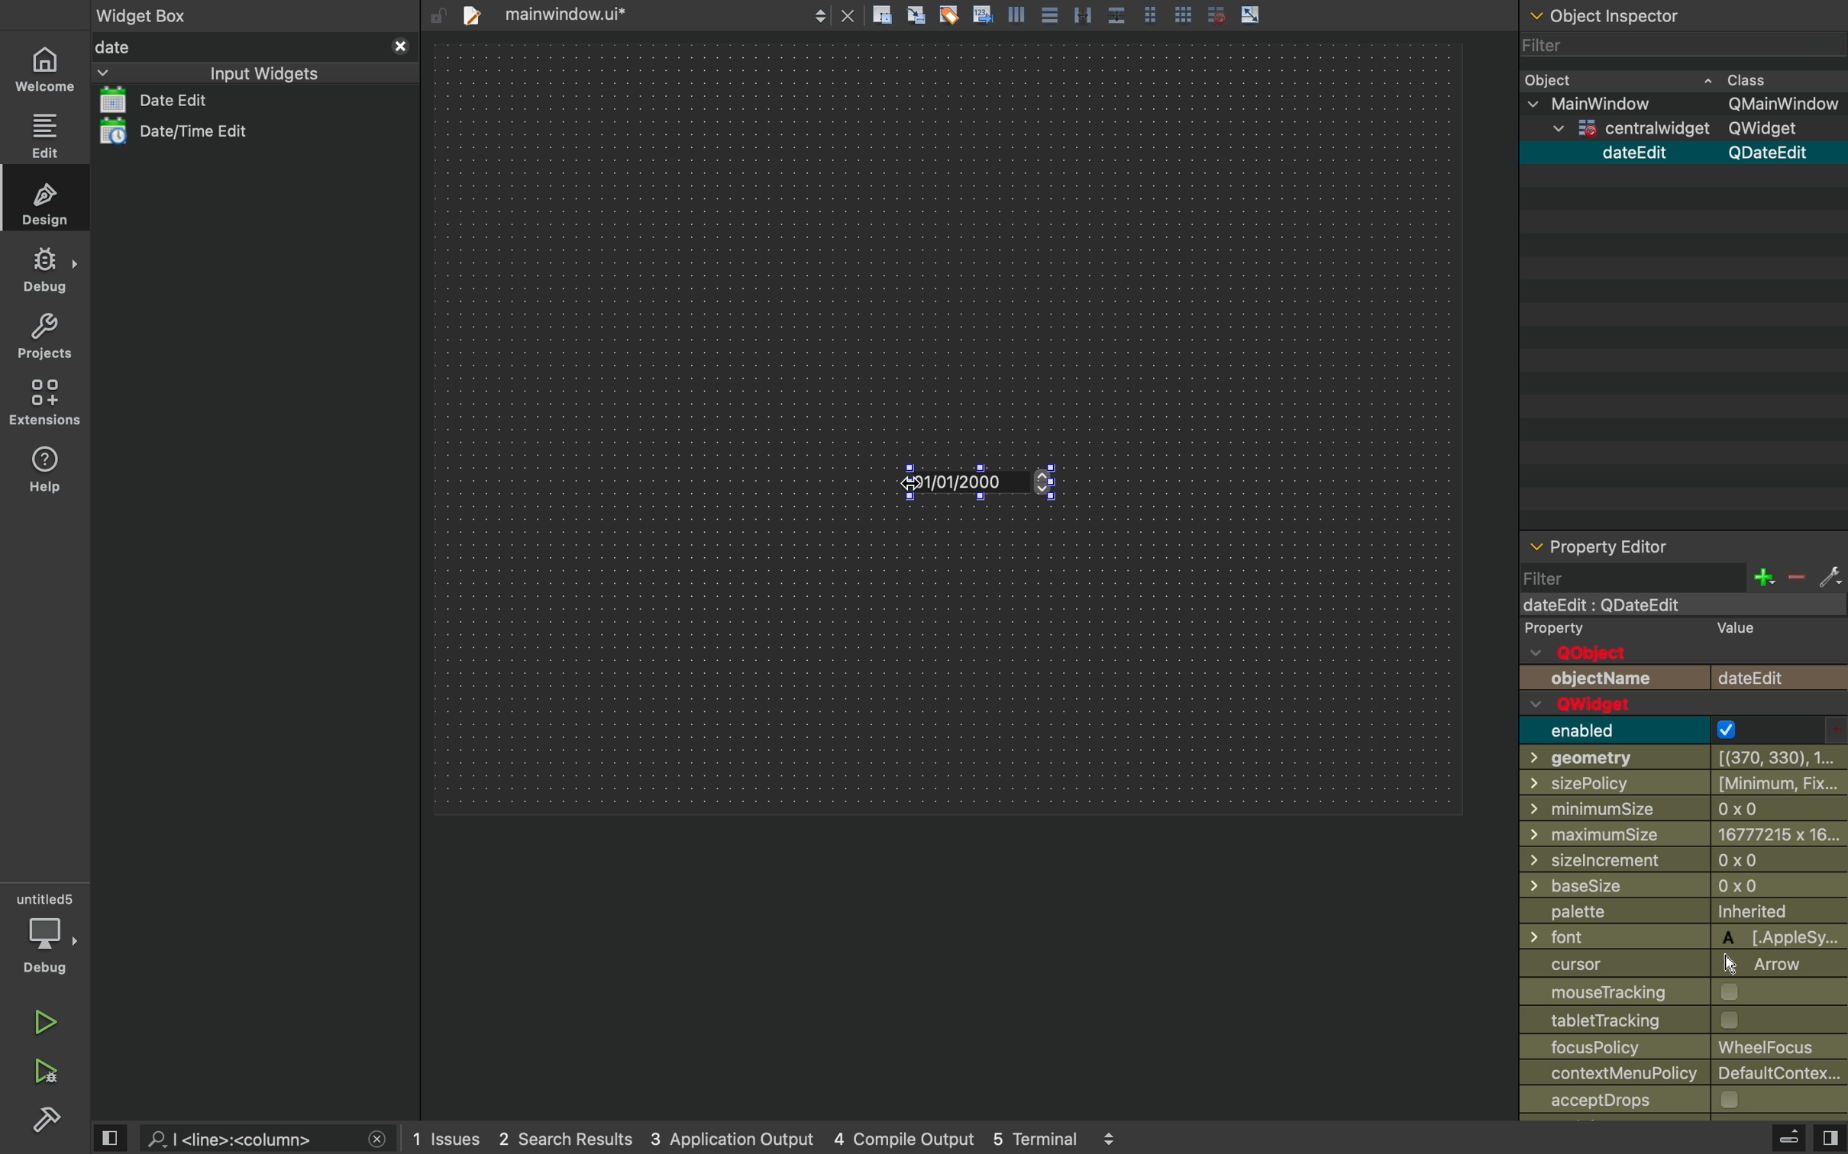  What do you see at coordinates (1676, 886) in the screenshot?
I see `basesize` at bounding box center [1676, 886].